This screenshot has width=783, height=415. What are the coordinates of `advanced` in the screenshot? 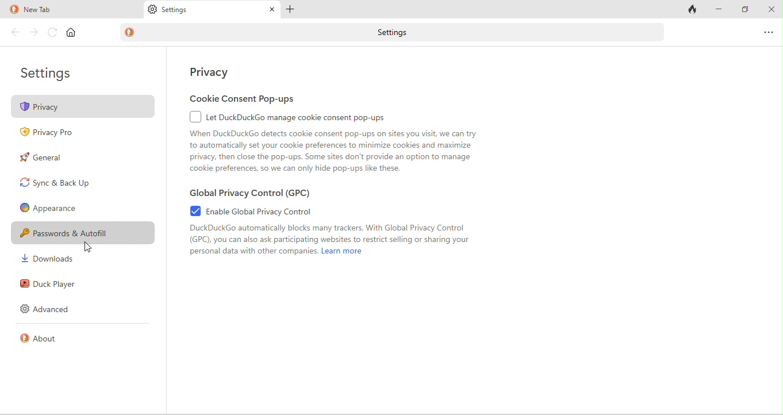 It's located at (51, 310).